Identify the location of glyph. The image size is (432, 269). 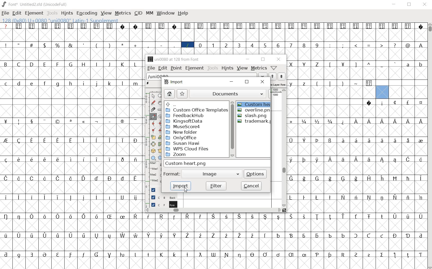
(421, 217).